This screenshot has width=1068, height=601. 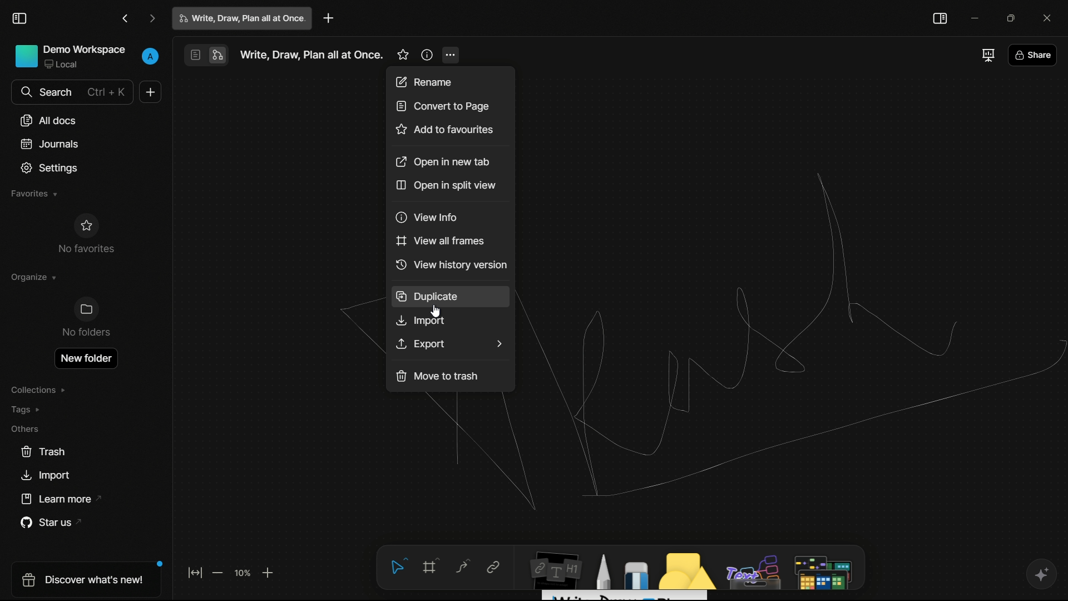 I want to click on new document, so click(x=151, y=93).